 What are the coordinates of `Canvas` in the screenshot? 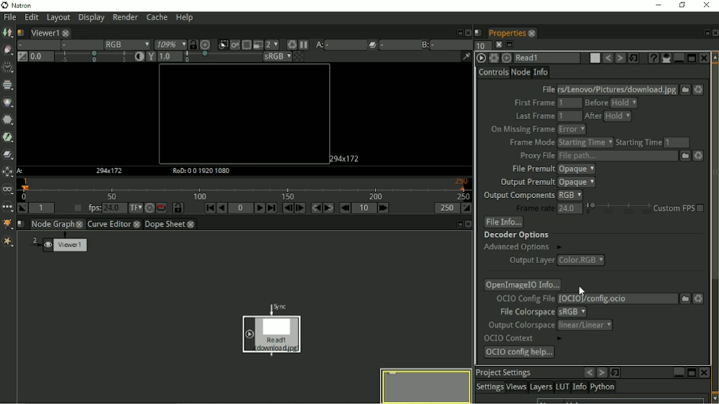 It's located at (242, 114).